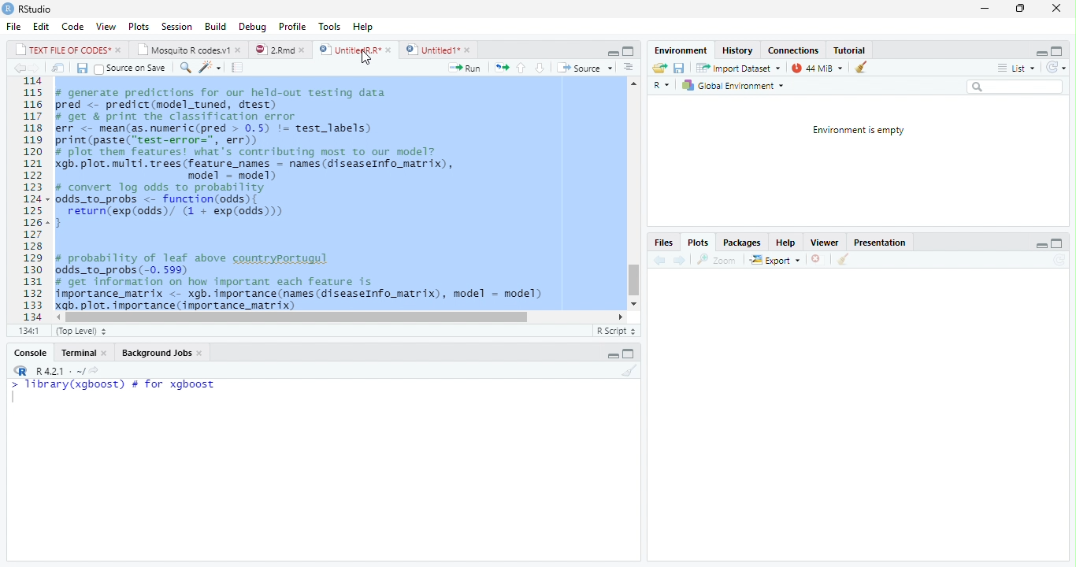 This screenshot has width=1076, height=567. Describe the element at coordinates (94, 369) in the screenshot. I see `Show directory` at that location.